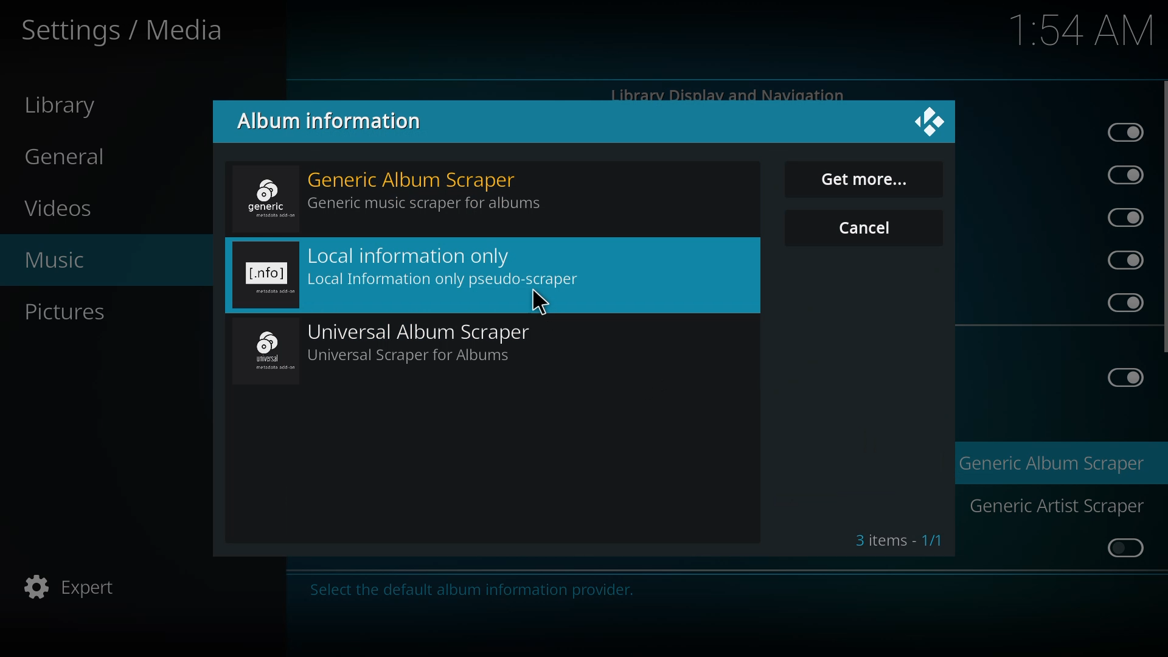 The image size is (1168, 657). Describe the element at coordinates (66, 260) in the screenshot. I see `music` at that location.